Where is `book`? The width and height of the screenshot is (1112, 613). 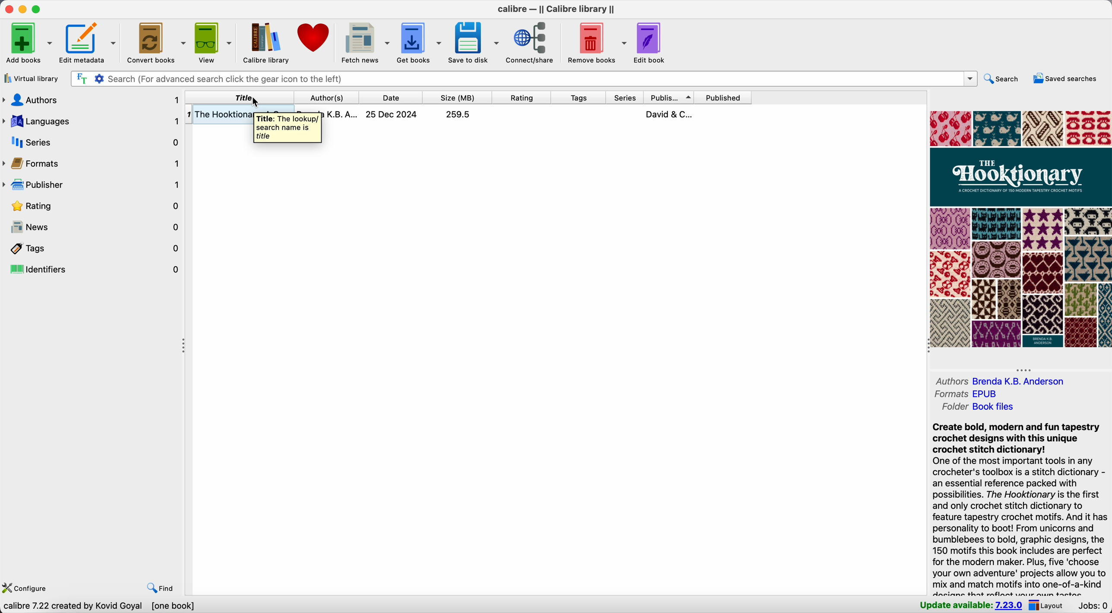 book is located at coordinates (537, 113).